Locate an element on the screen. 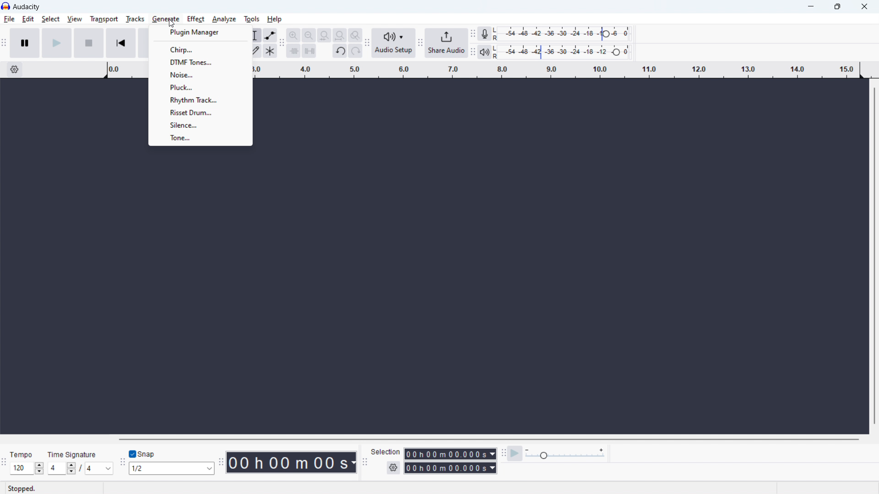 This screenshot has width=879, height=494. snapping toolbar is located at coordinates (122, 462).